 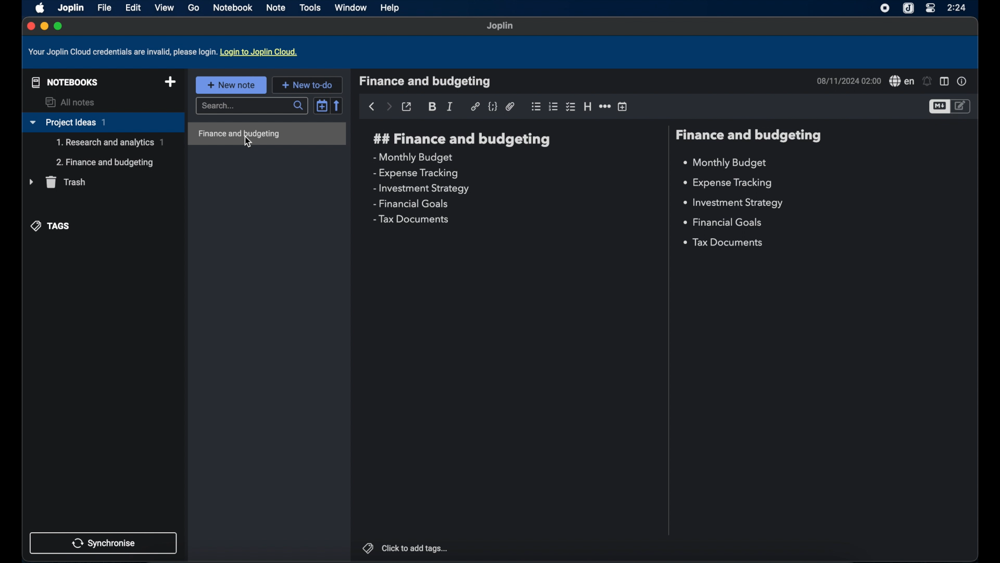 What do you see at coordinates (605, 107) in the screenshot?
I see `horizontal rule` at bounding box center [605, 107].